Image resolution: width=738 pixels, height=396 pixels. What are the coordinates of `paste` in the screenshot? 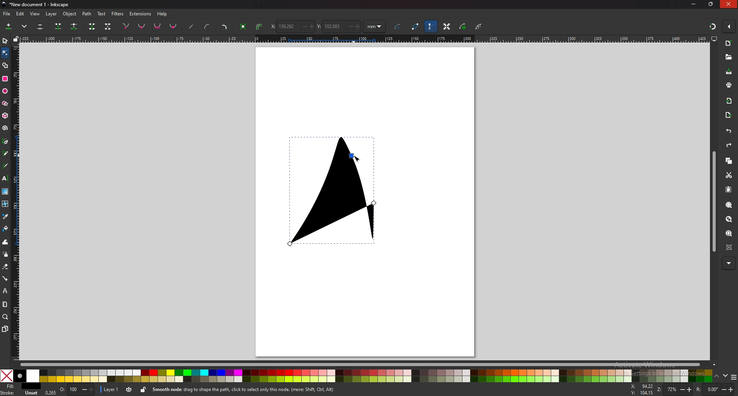 It's located at (729, 190).